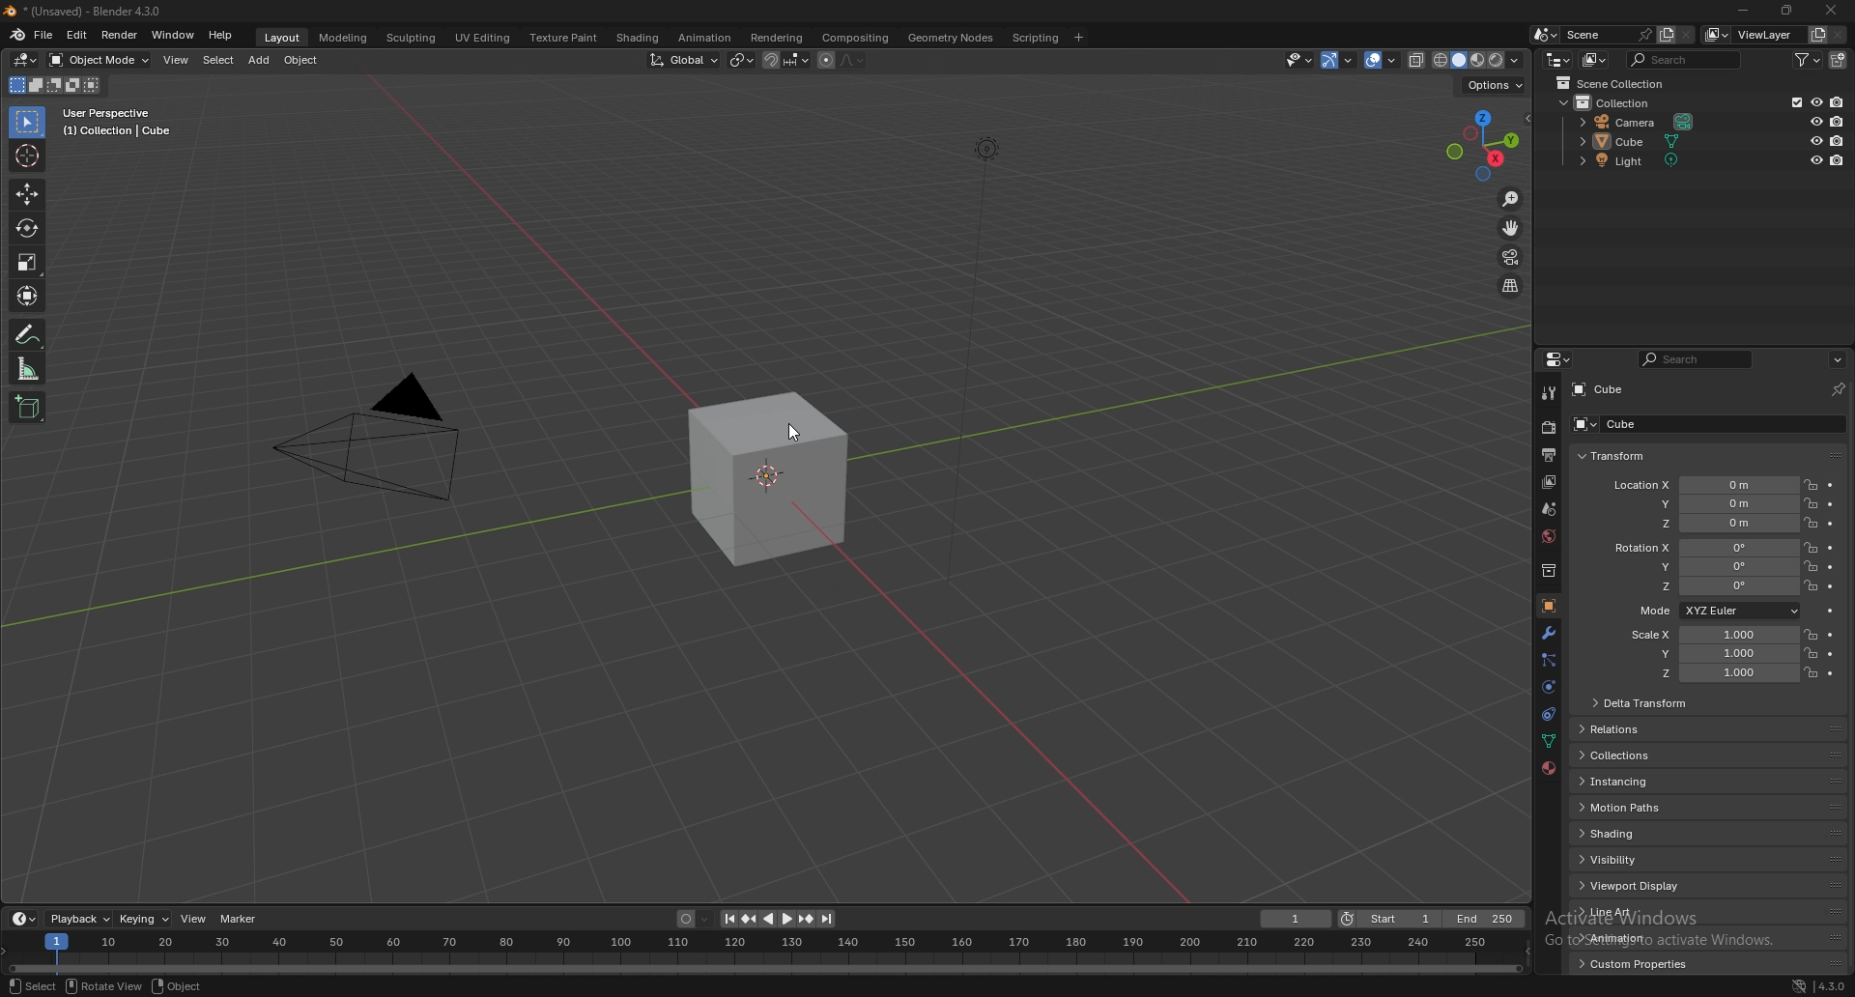 The height and width of the screenshot is (997, 1855). Describe the element at coordinates (1749, 34) in the screenshot. I see `view layer` at that location.